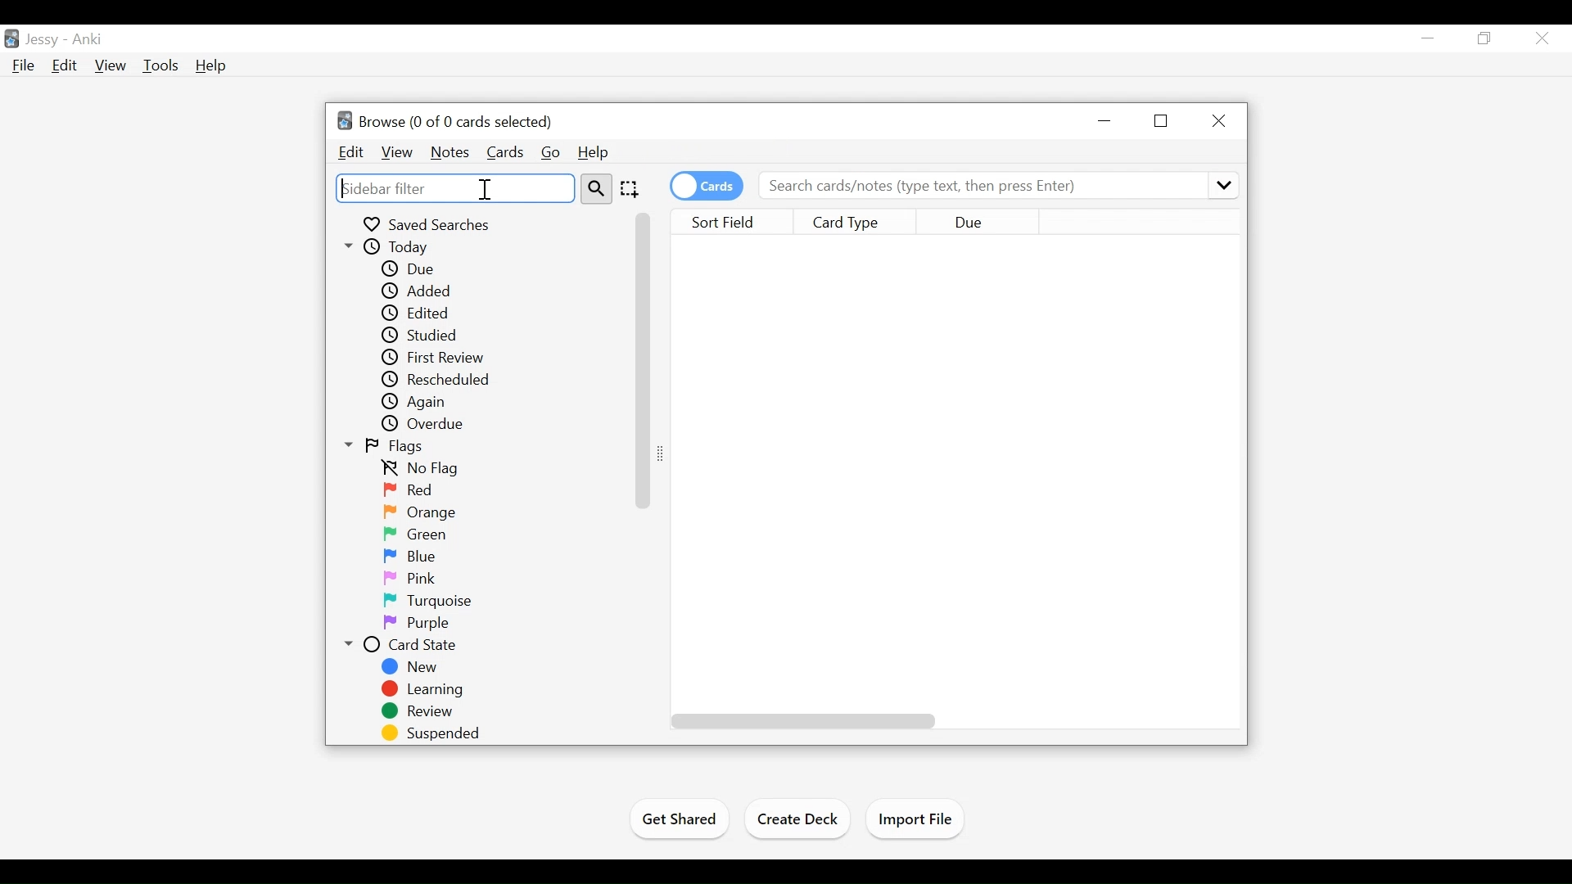 The image size is (1572, 884). I want to click on Today, so click(395, 248).